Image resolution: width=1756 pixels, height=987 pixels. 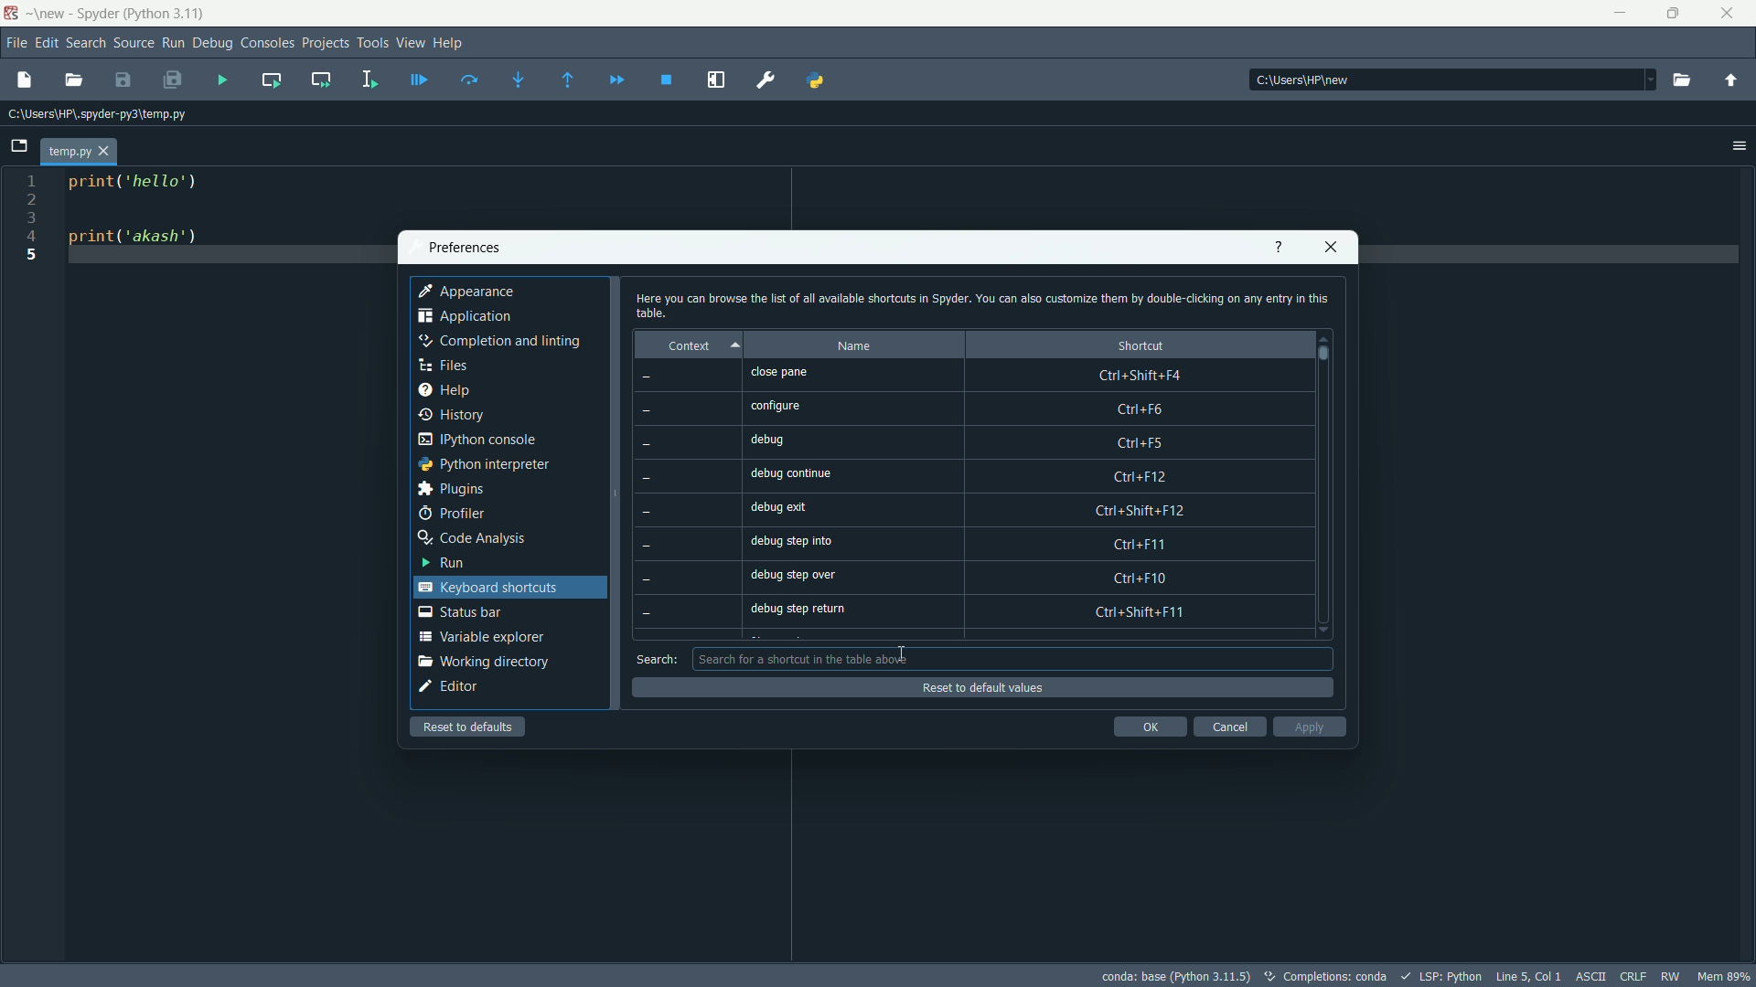 What do you see at coordinates (1009, 659) in the screenshot?
I see `search bar` at bounding box center [1009, 659].